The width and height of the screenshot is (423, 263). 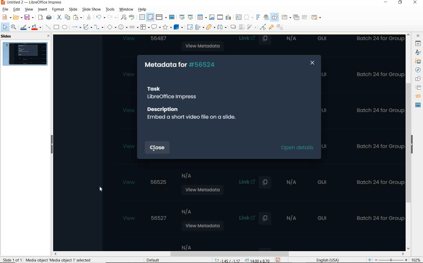 What do you see at coordinates (161, 17) in the screenshot?
I see `DISPLAY VIEWS` at bounding box center [161, 17].